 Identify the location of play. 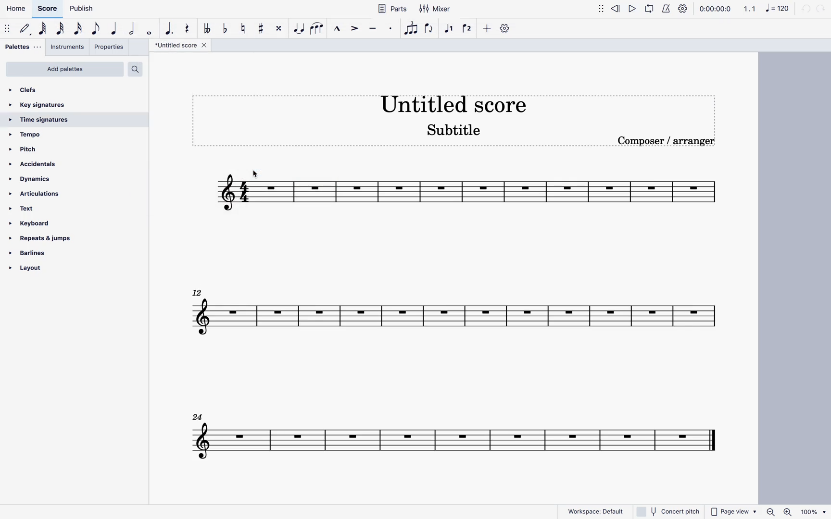
(632, 8).